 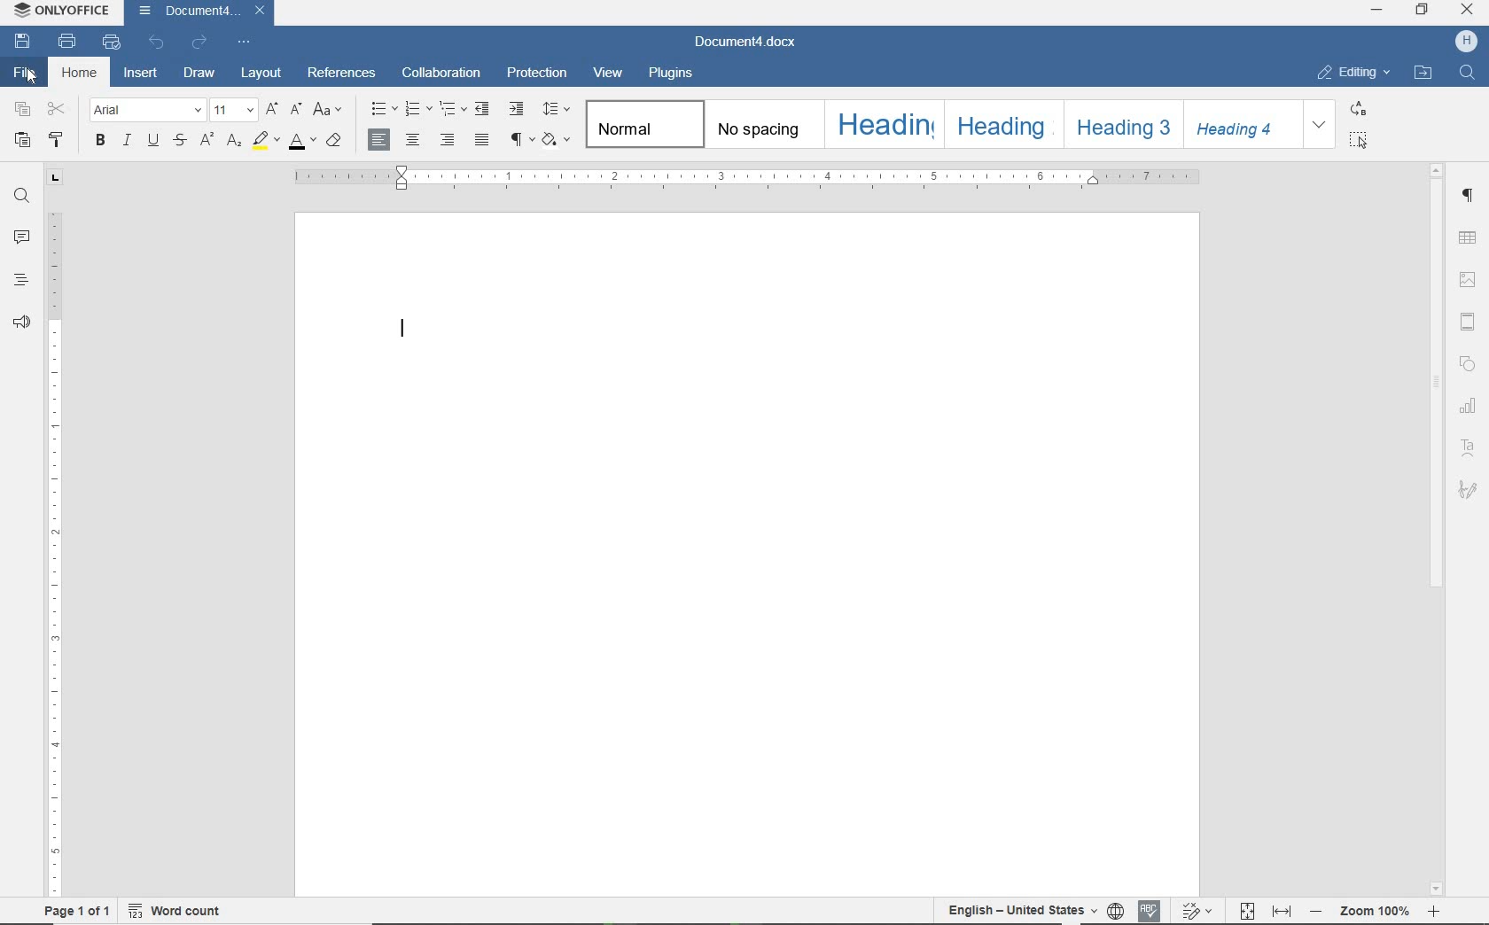 I want to click on minimize, so click(x=1376, y=9).